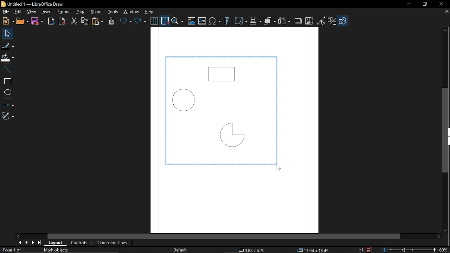 This screenshot has height=253, width=450. What do you see at coordinates (368, 249) in the screenshot?
I see `Save` at bounding box center [368, 249].